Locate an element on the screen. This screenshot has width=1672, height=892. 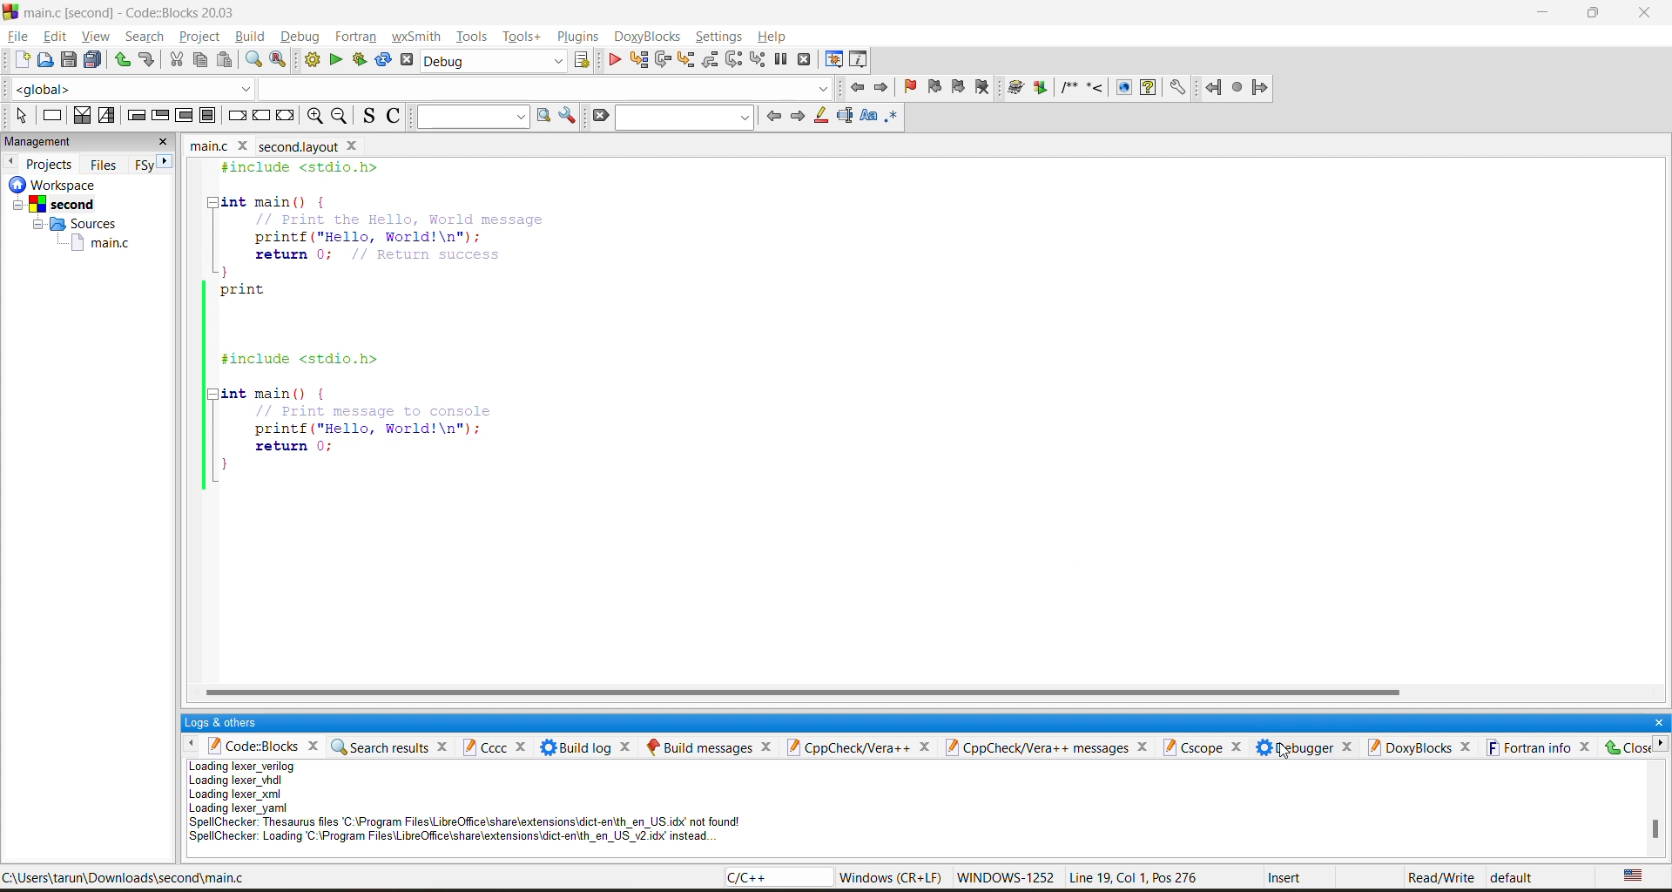
next bookmark is located at coordinates (960, 88).